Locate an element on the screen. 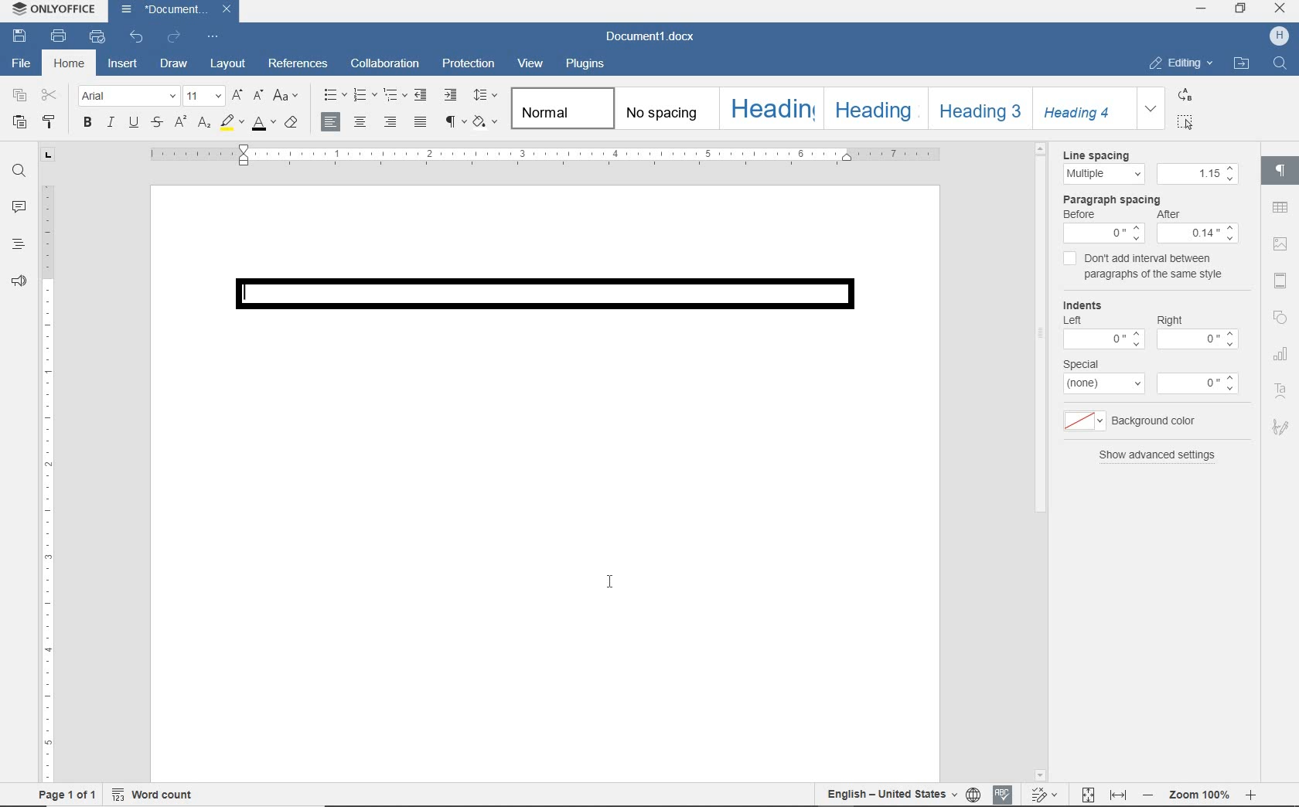  CLOSE is located at coordinates (1278, 9).